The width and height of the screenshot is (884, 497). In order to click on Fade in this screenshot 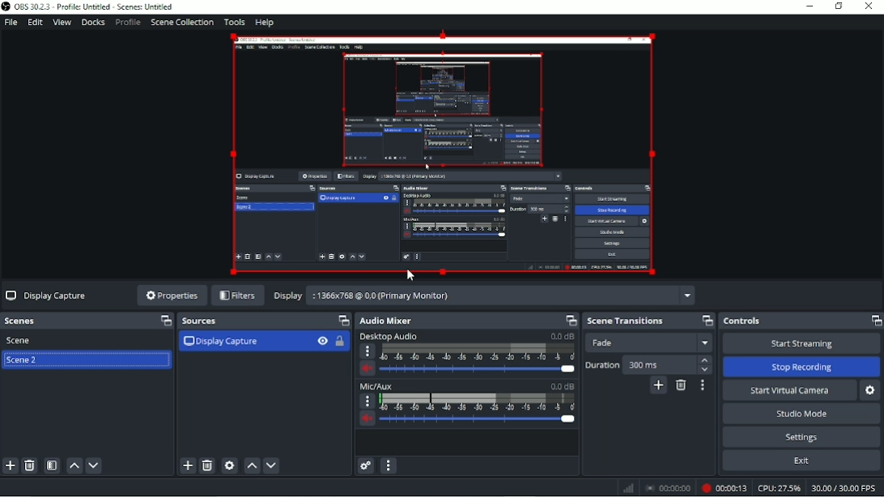, I will do `click(652, 343)`.